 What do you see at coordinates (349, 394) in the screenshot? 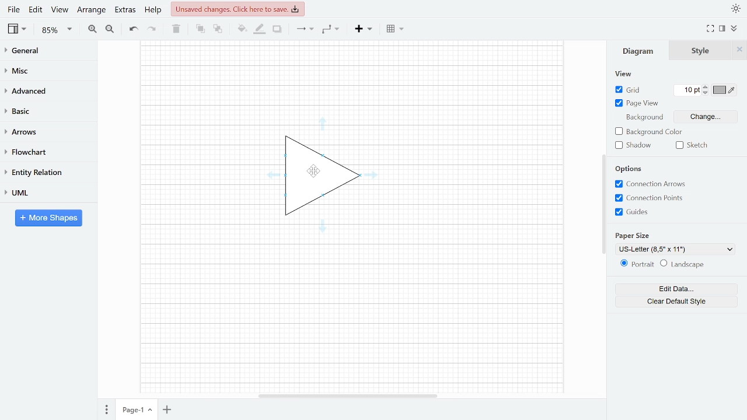
I see `Horizontal scrollbar` at bounding box center [349, 394].